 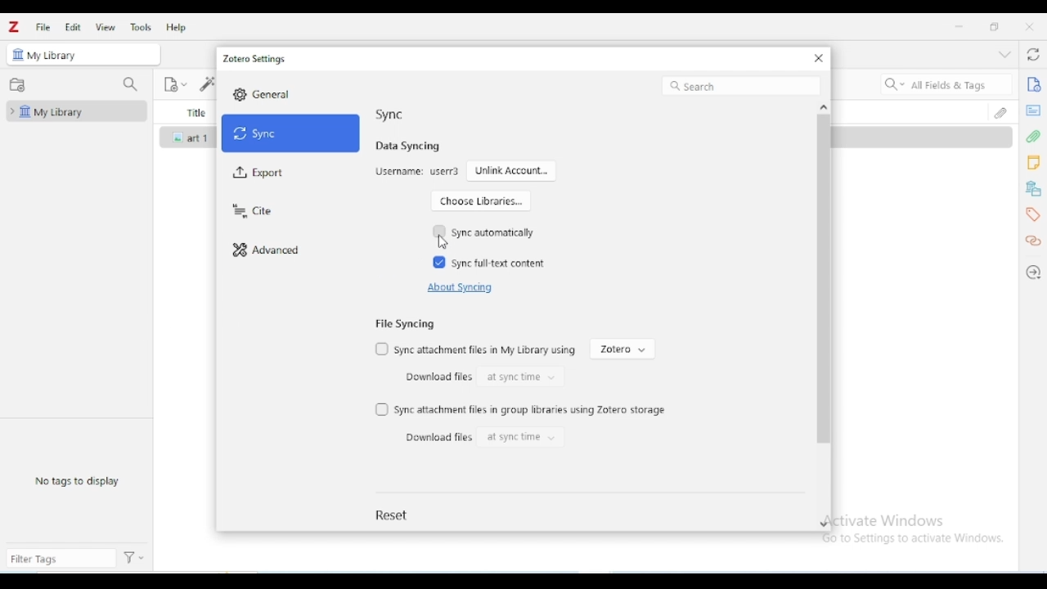 I want to click on search all fields & tags, so click(x=945, y=84).